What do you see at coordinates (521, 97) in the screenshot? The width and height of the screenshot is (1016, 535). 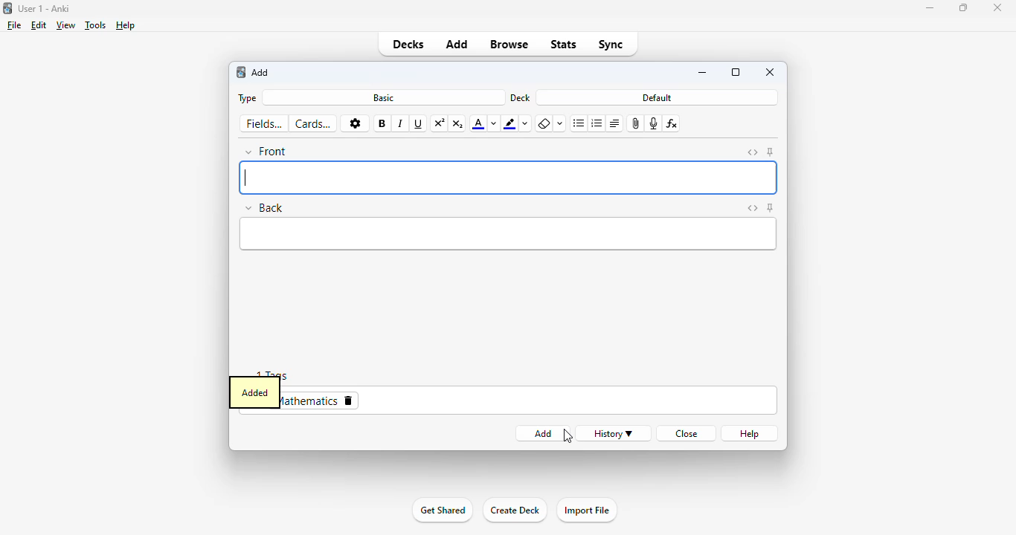 I see `deck` at bounding box center [521, 97].